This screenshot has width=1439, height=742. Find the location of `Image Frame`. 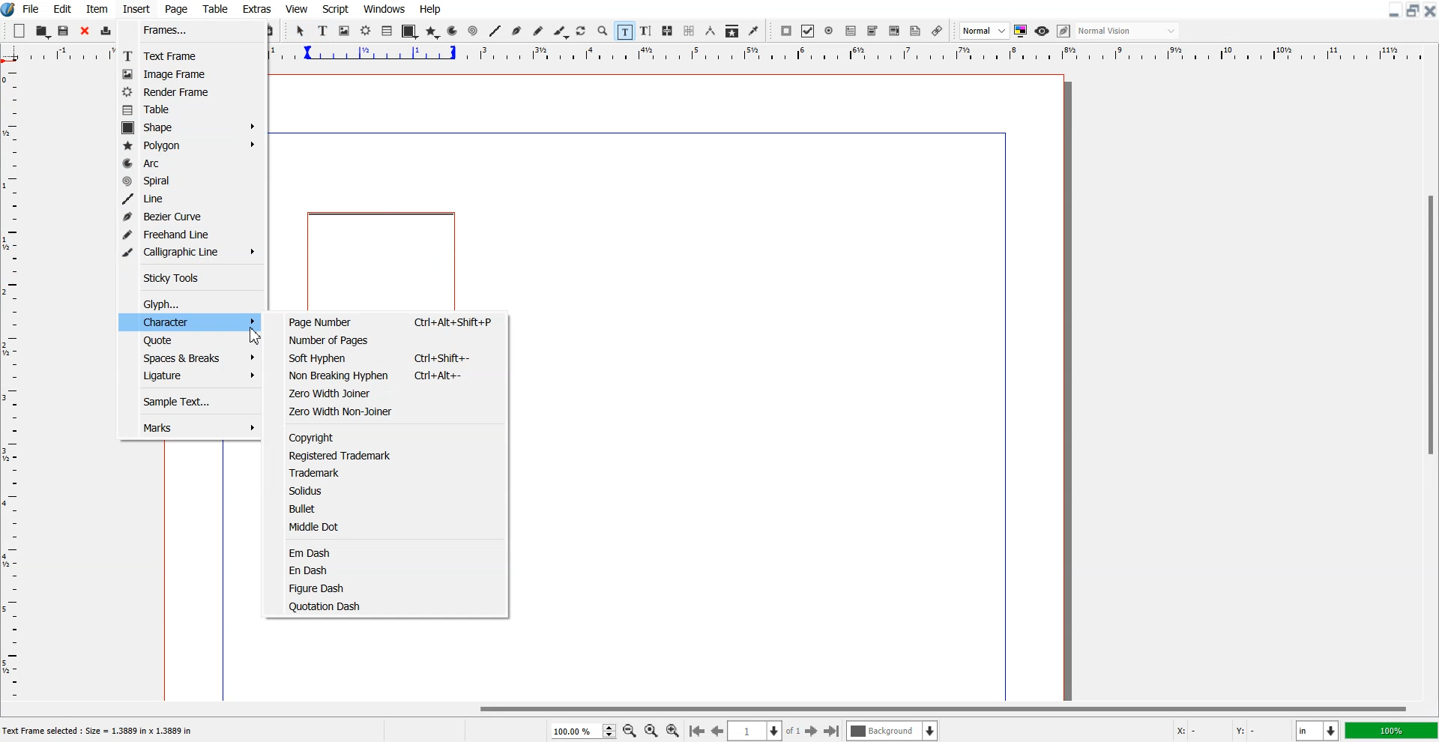

Image Frame is located at coordinates (184, 73).